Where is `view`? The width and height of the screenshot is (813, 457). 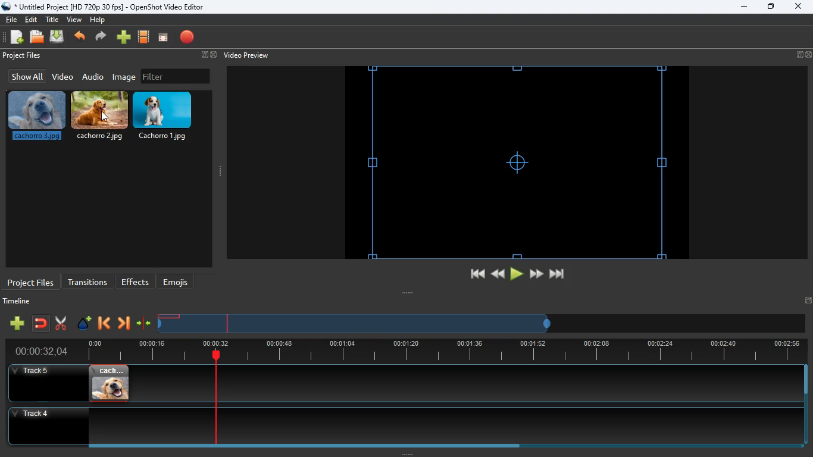 view is located at coordinates (75, 20).